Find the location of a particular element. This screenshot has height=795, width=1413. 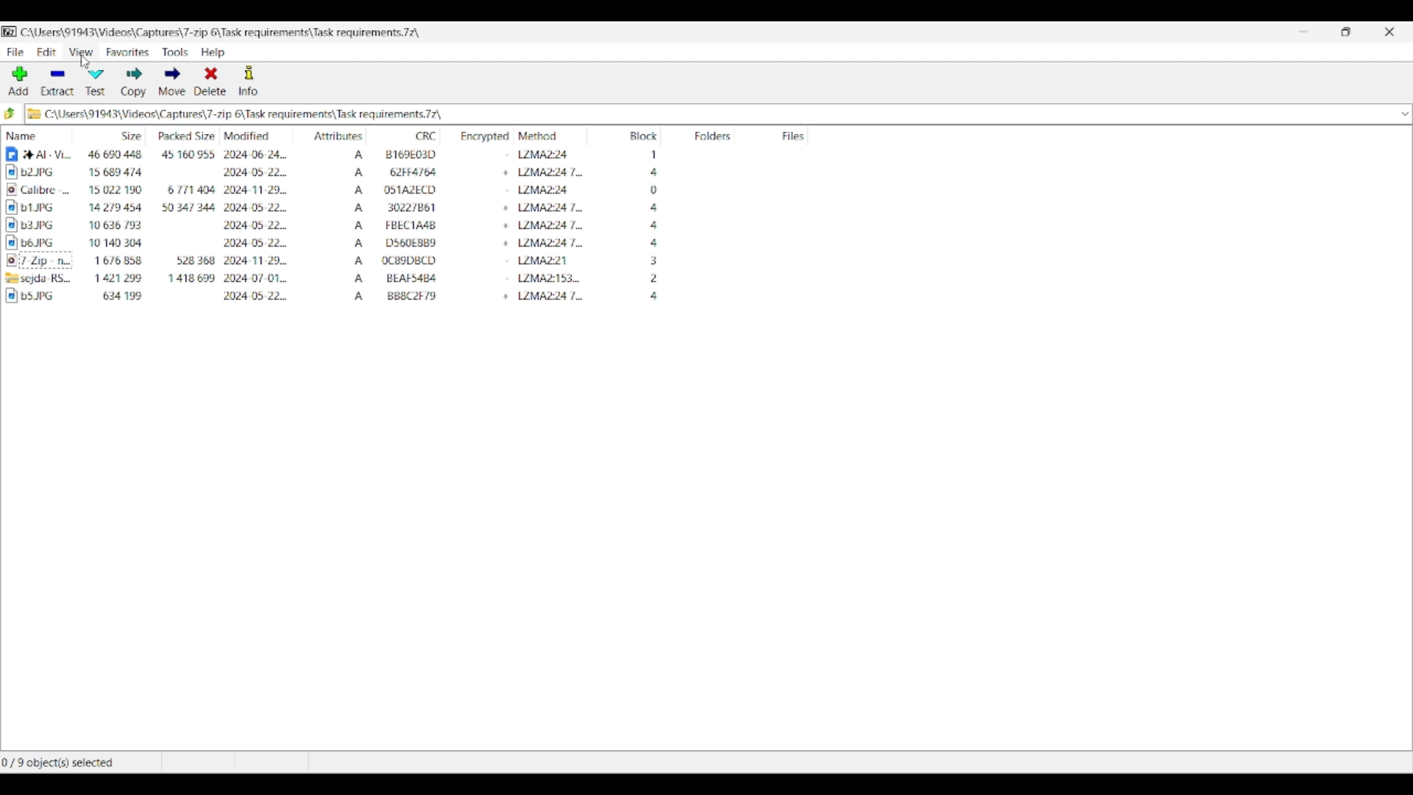

Help menu is located at coordinates (213, 52).